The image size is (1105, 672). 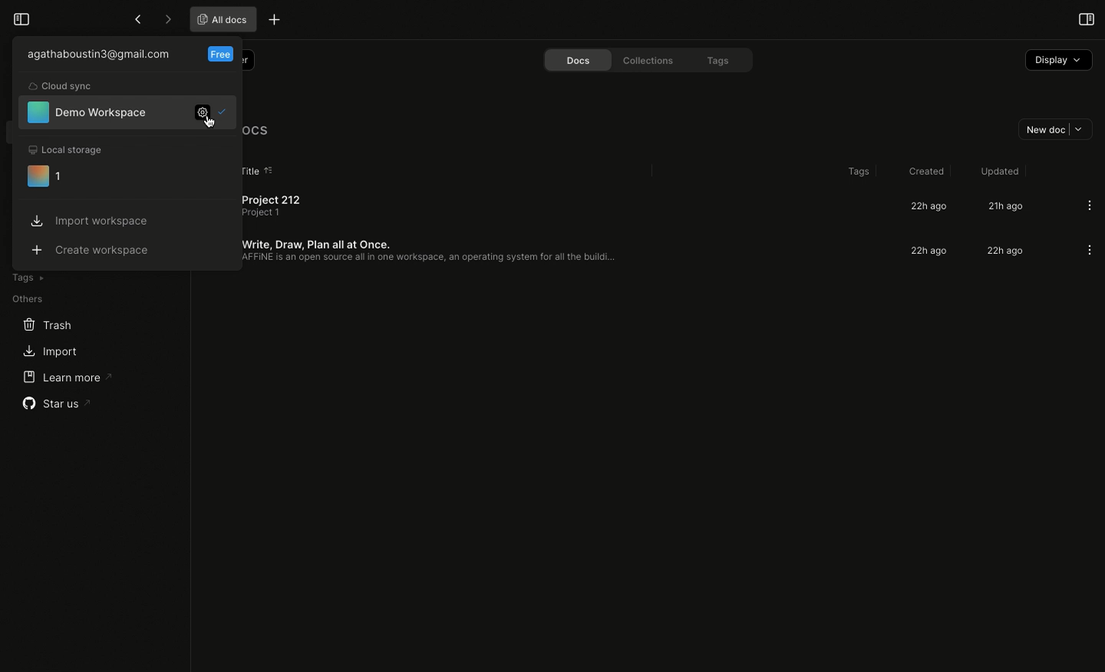 I want to click on Others, so click(x=28, y=299).